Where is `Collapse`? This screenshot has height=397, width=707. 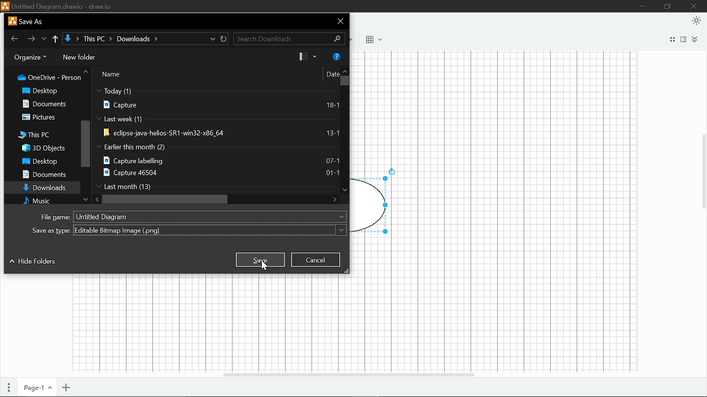
Collapse is located at coordinates (695, 39).